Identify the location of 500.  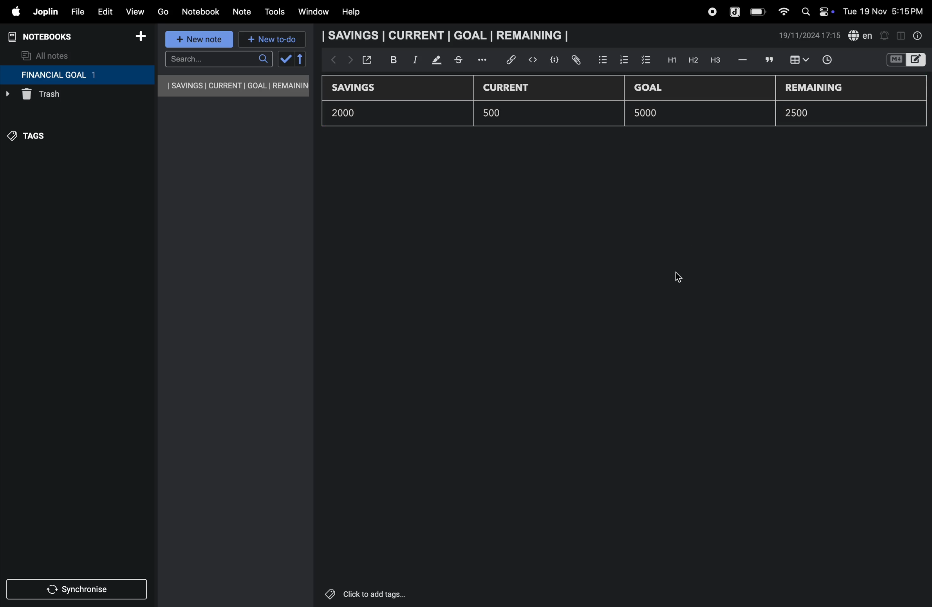
(643, 113).